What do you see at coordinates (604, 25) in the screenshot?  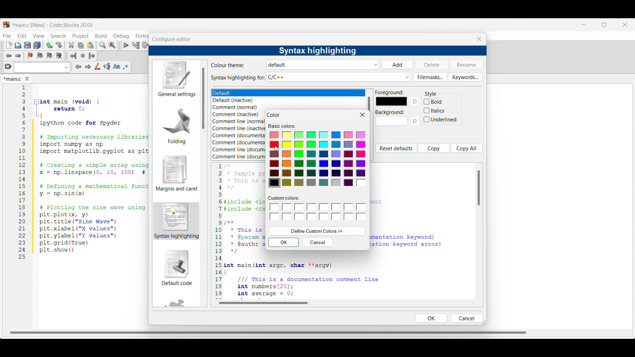 I see `Change tab dimension` at bounding box center [604, 25].